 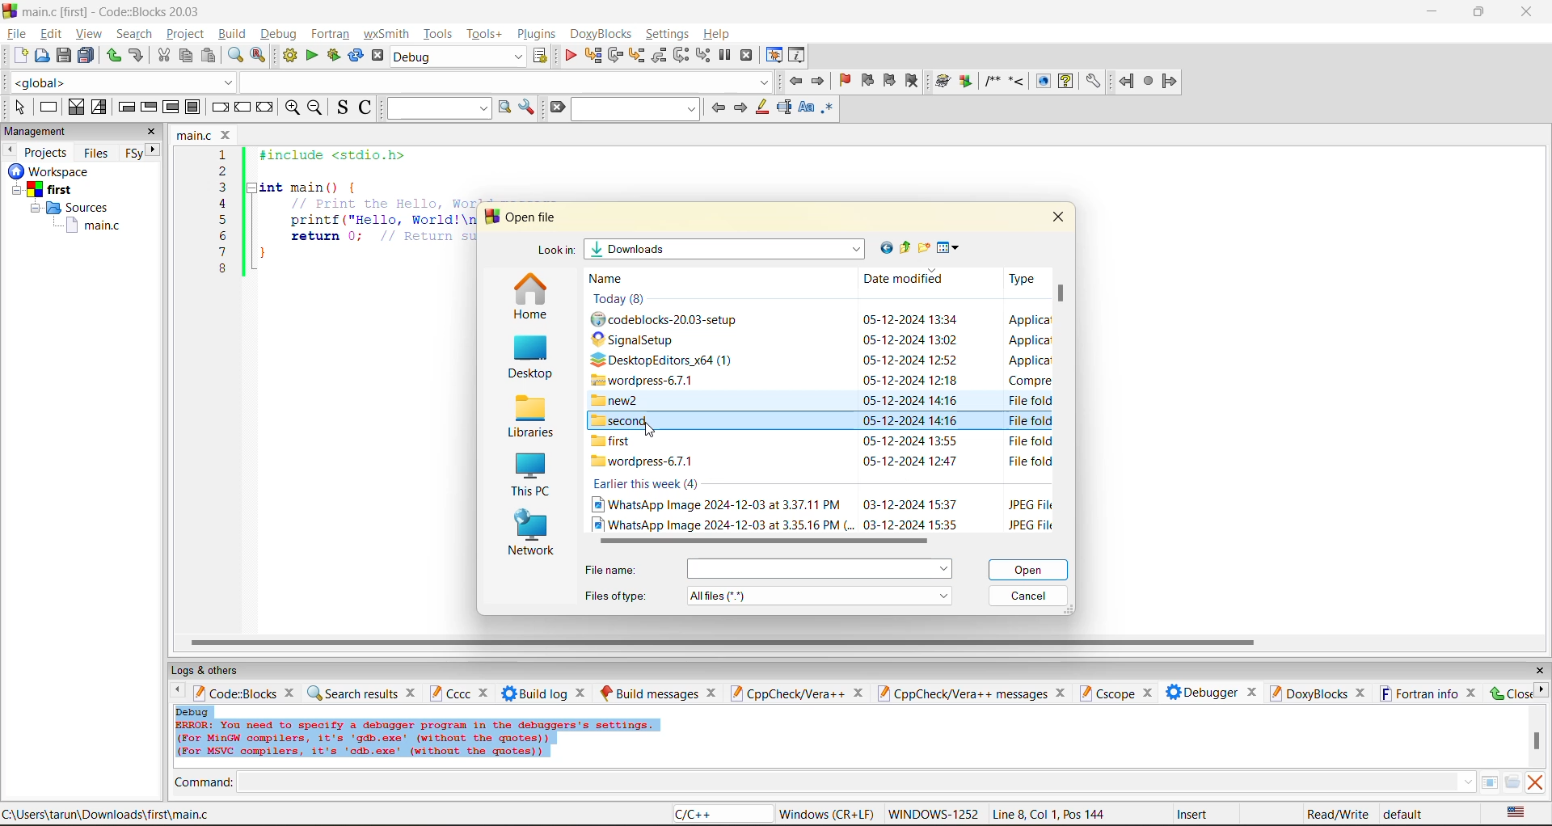 I want to click on entry condition loop, so click(x=126, y=107).